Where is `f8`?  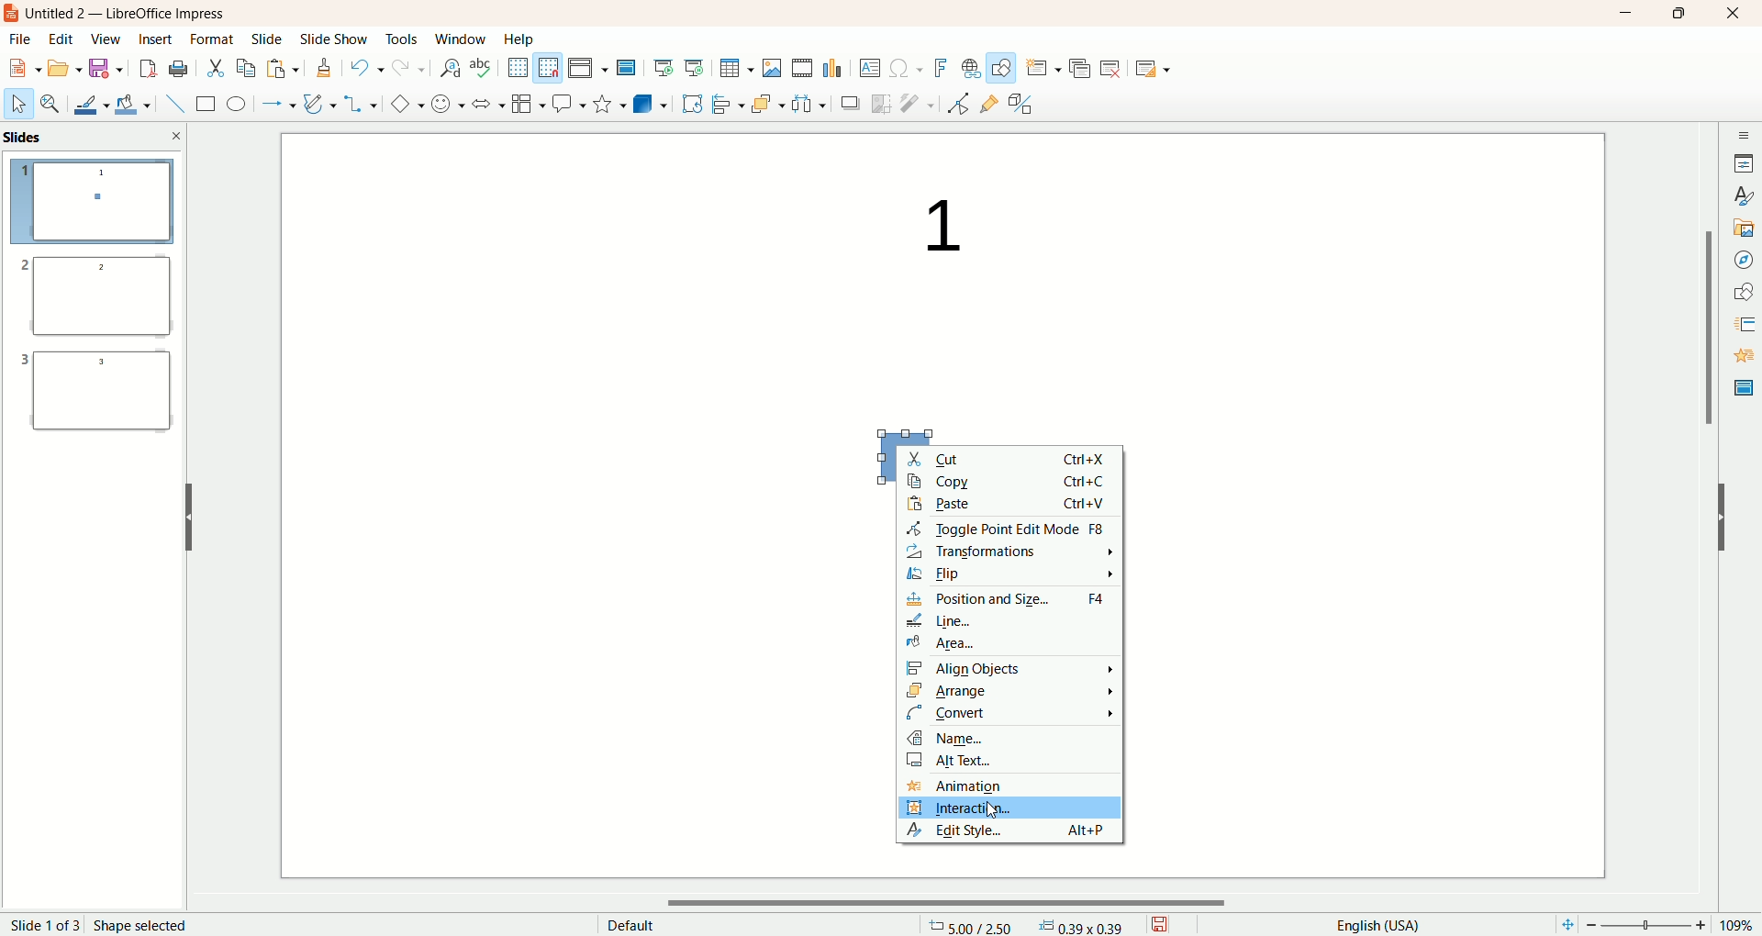 f8 is located at coordinates (1108, 527).